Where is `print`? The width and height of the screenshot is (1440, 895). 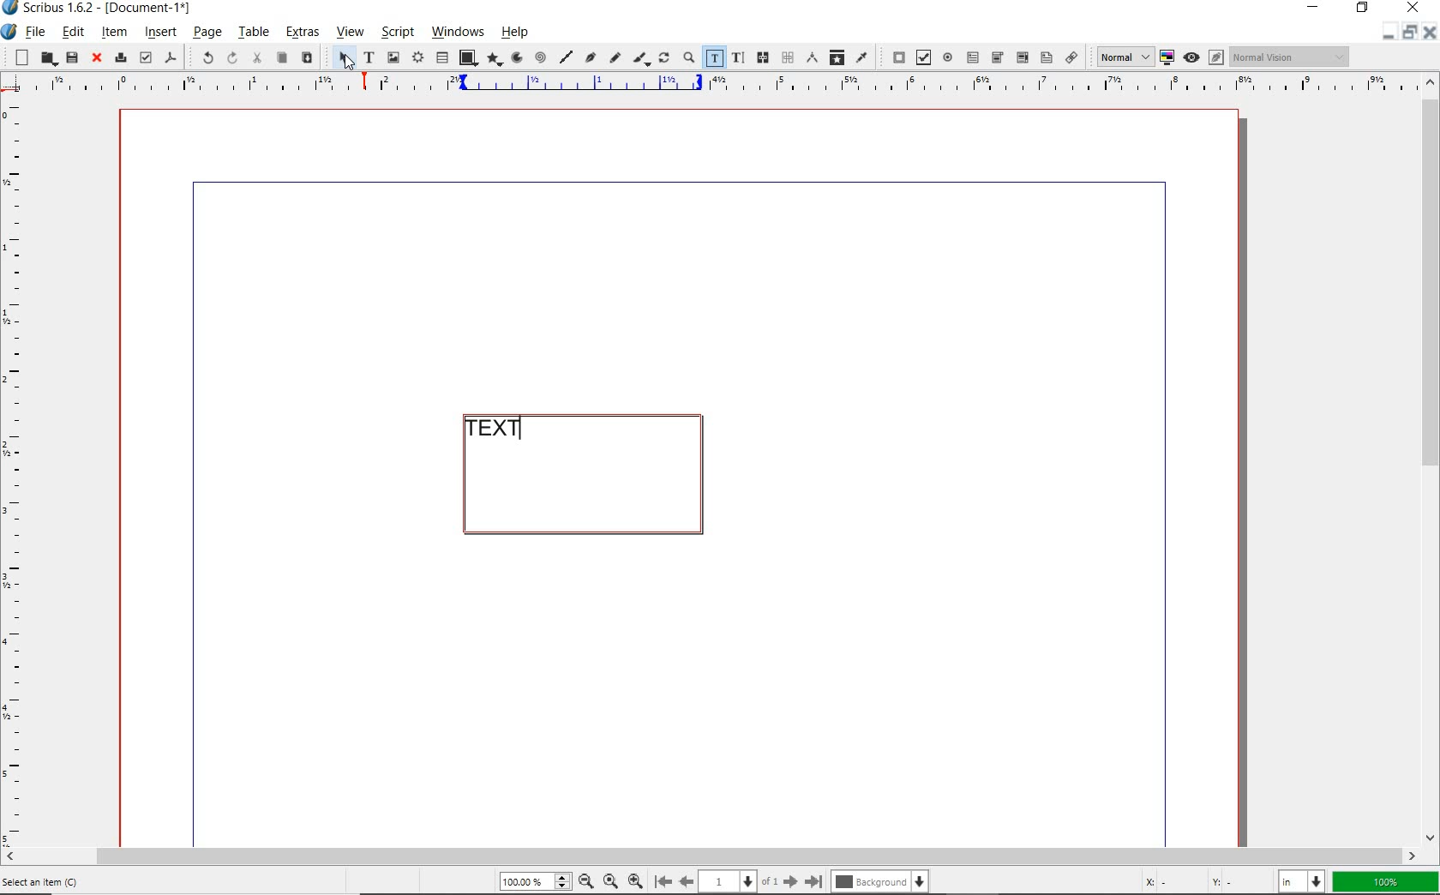 print is located at coordinates (120, 58).